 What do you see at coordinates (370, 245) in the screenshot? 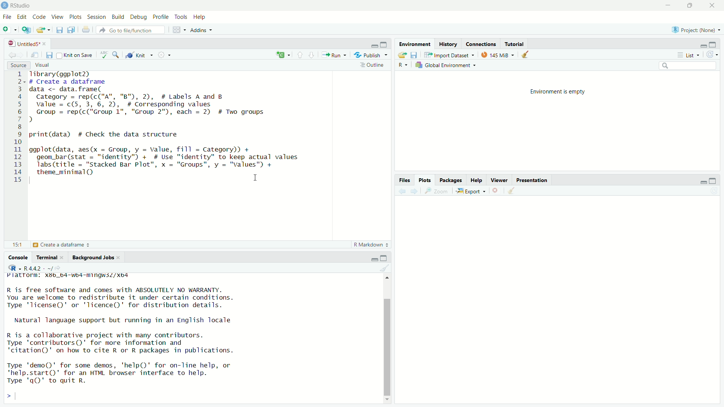
I see `R Markdown 2` at bounding box center [370, 245].